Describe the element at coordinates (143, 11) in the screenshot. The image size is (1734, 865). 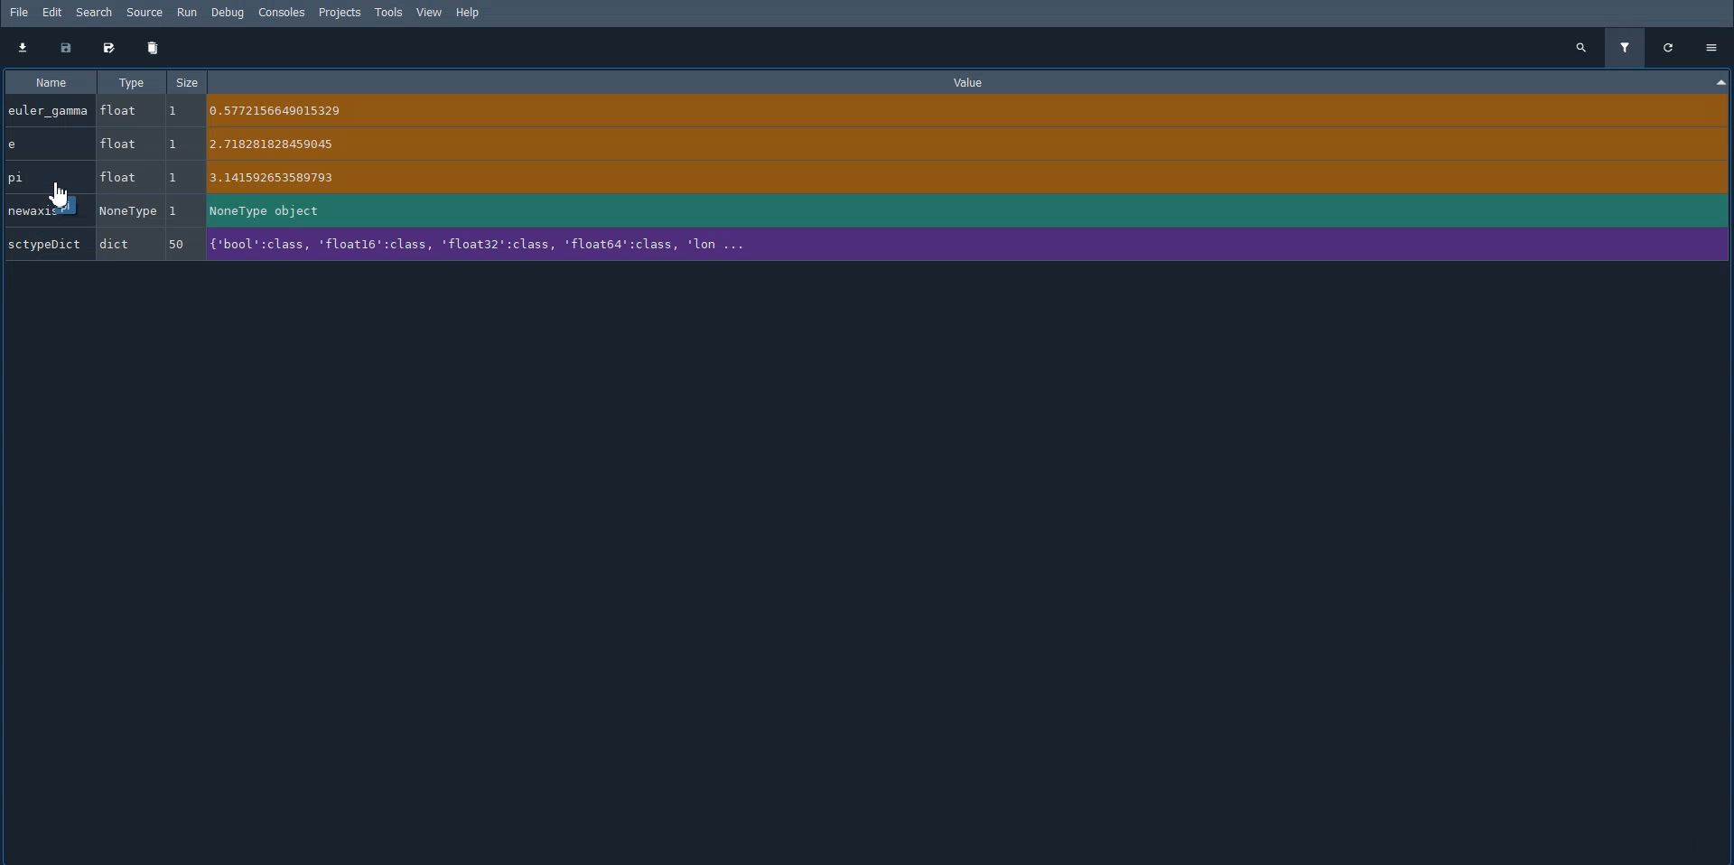
I see `Source` at that location.